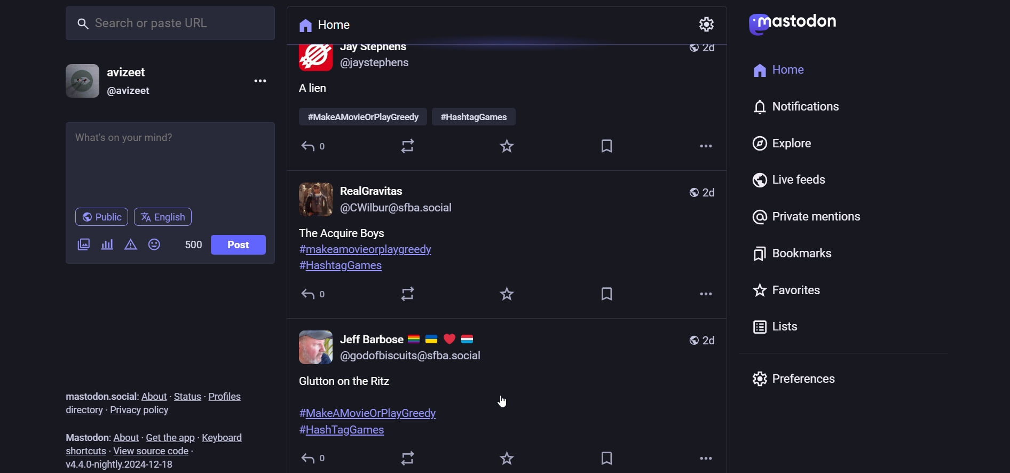 This screenshot has height=473, width=1010. I want to click on about, so click(124, 437).